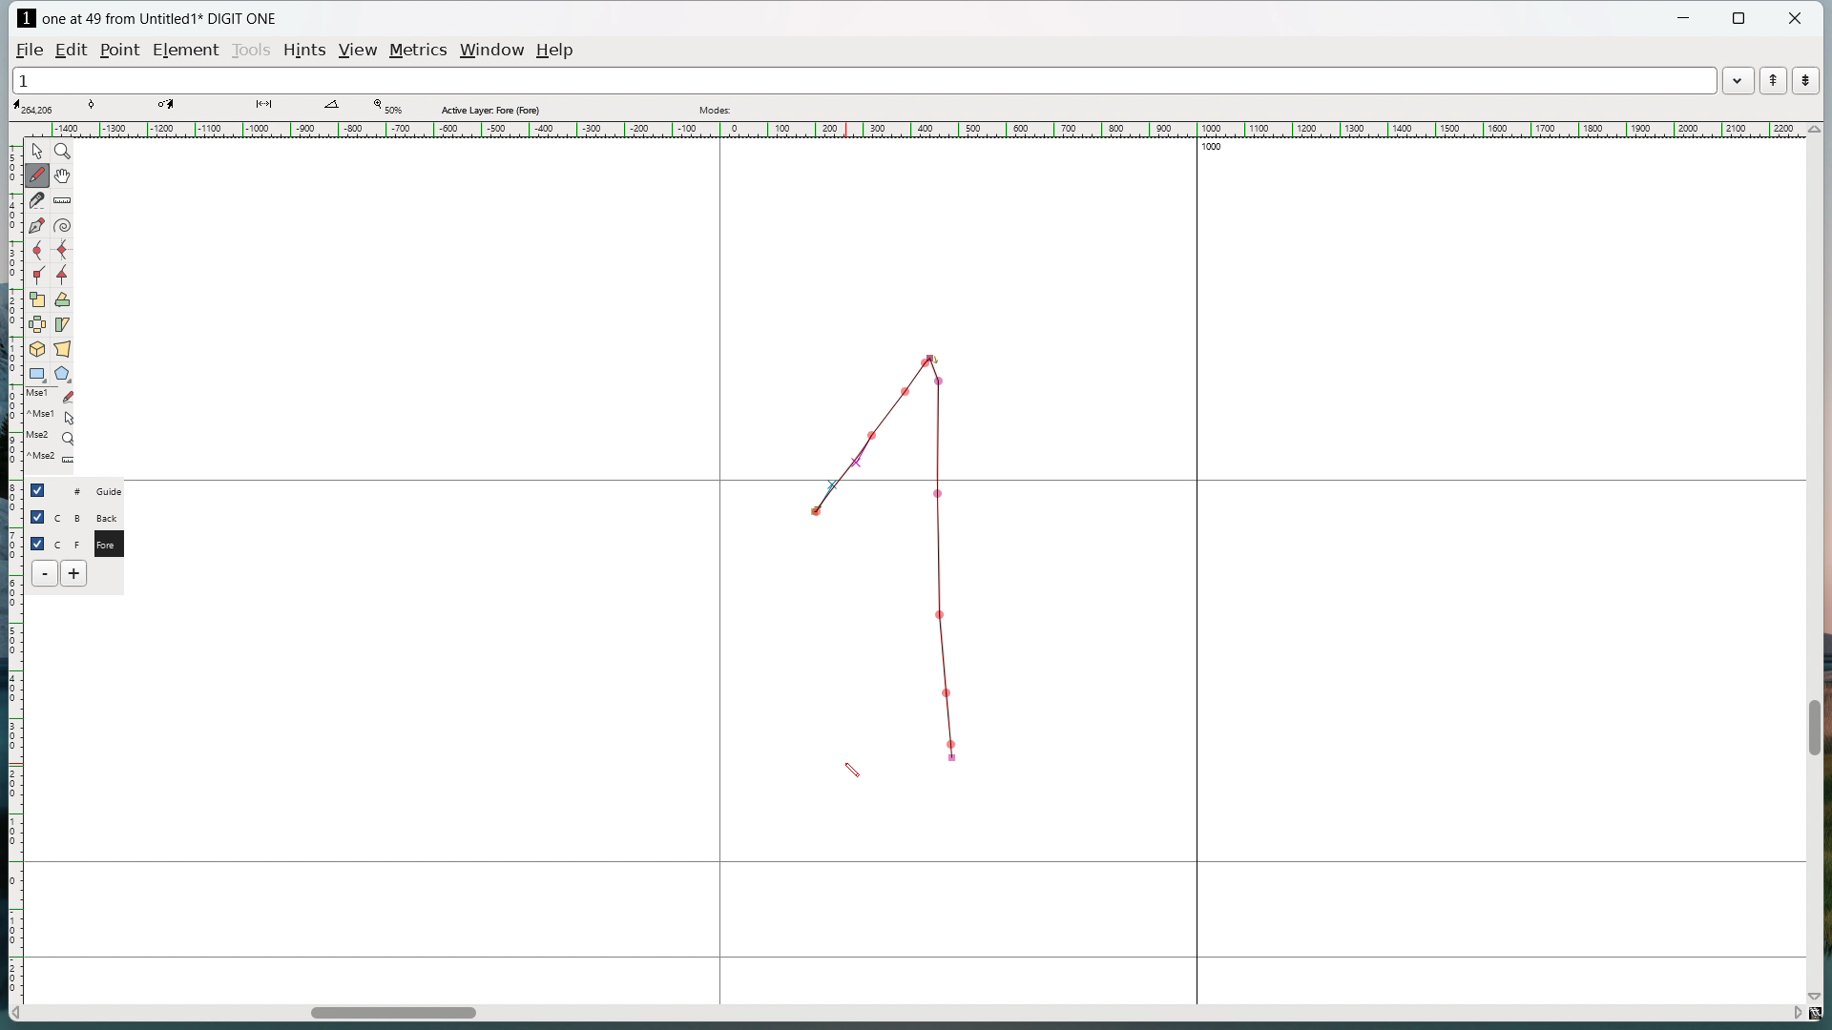 This screenshot has width=1832, height=1030. Describe the element at coordinates (1806, 81) in the screenshot. I see `show the next word in the word list` at that location.